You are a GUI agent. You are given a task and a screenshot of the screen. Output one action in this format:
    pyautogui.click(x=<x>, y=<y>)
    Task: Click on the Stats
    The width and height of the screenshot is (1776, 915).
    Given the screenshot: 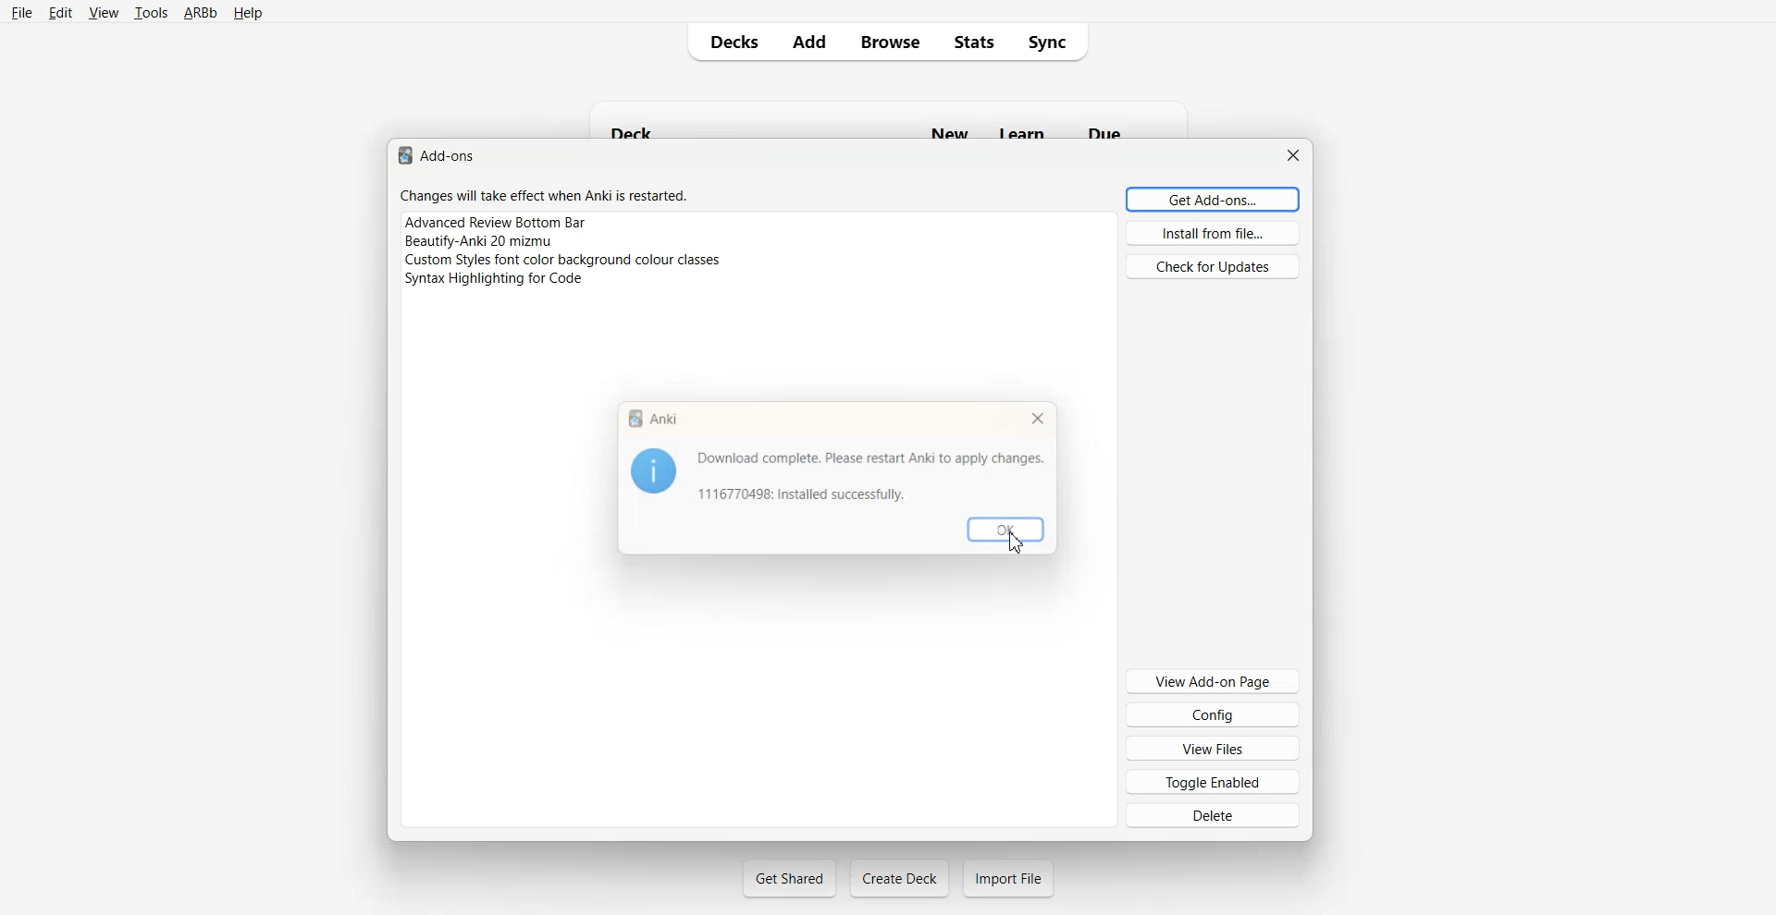 What is the action you would take?
    pyautogui.click(x=973, y=42)
    